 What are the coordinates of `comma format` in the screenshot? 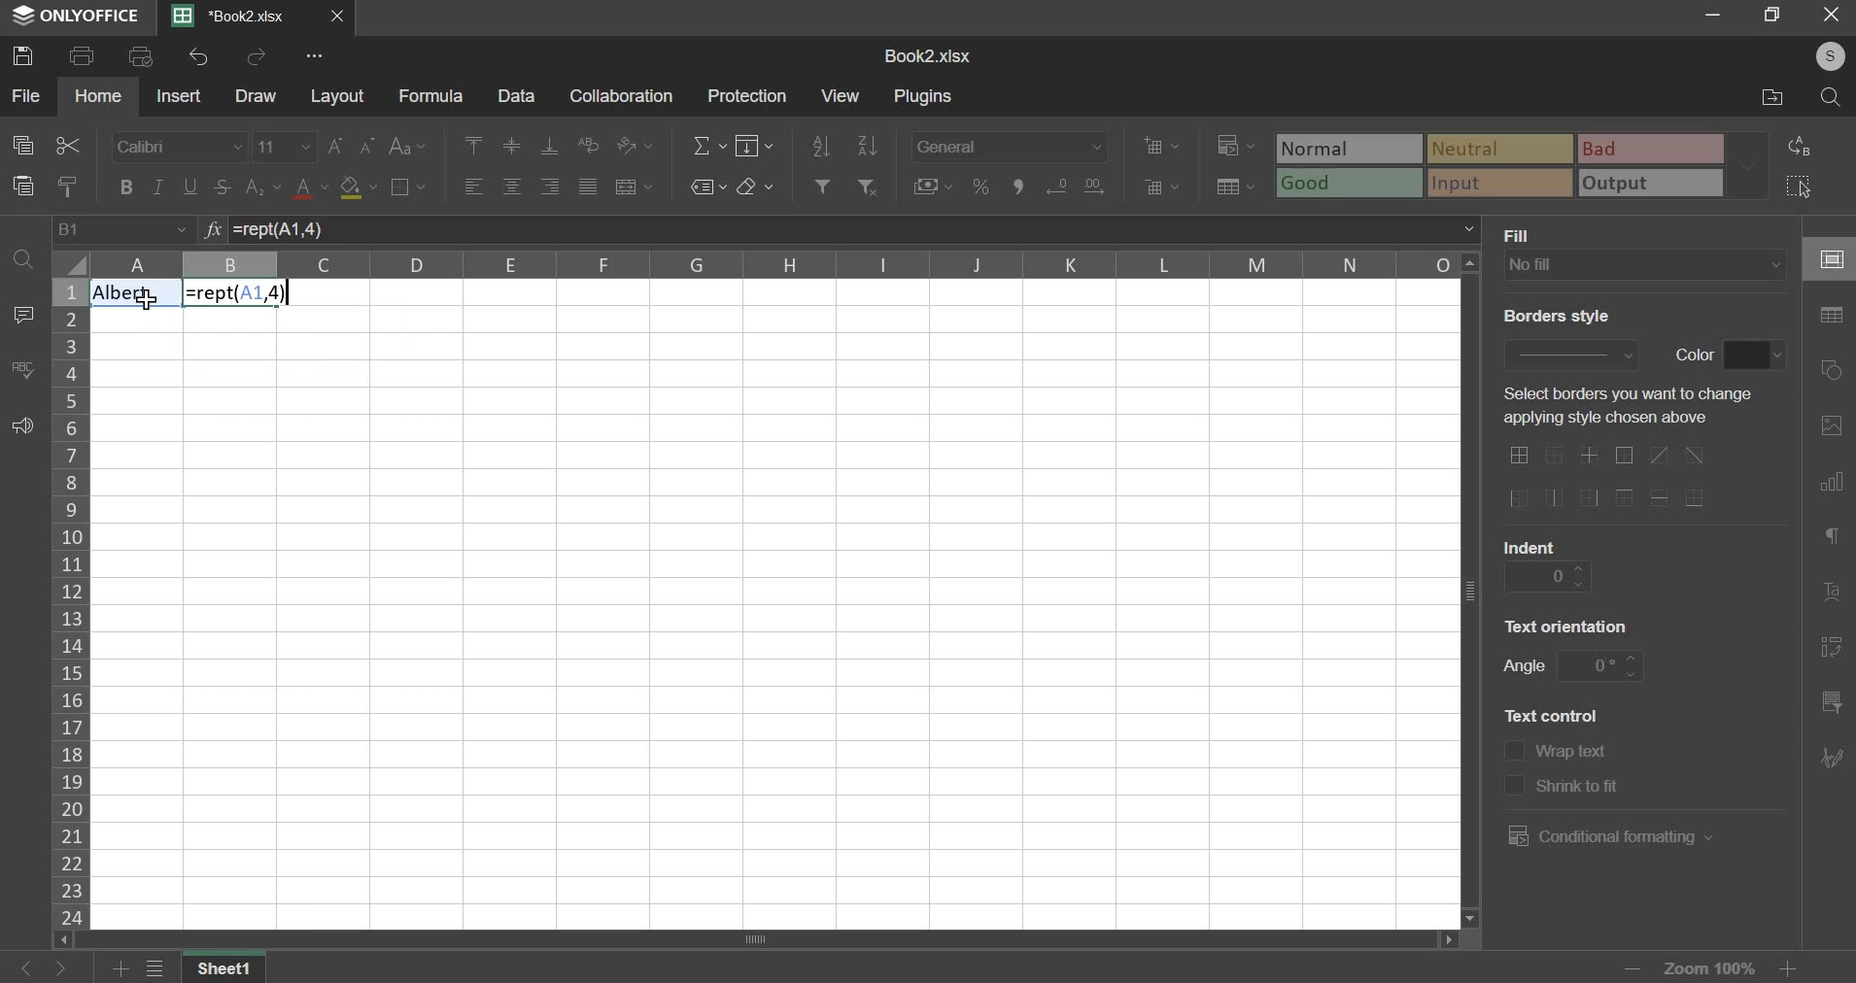 It's located at (1017, 185).